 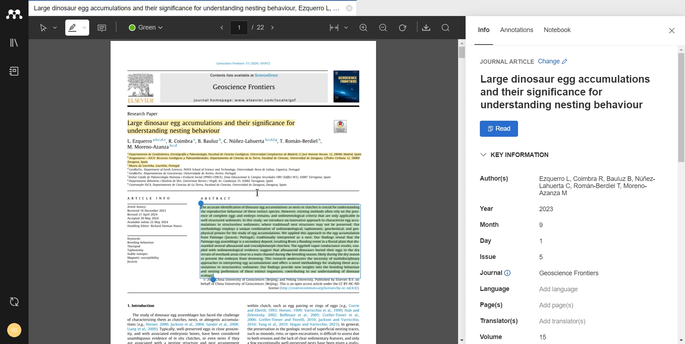 I want to click on text, so click(x=560, y=322).